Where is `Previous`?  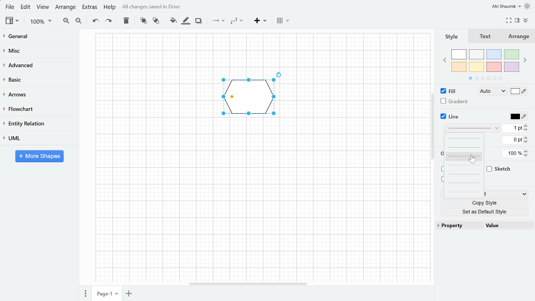 Previous is located at coordinates (444, 61).